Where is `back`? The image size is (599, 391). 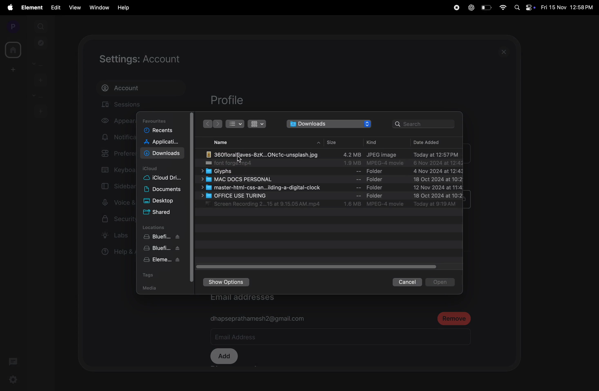 back is located at coordinates (218, 124).